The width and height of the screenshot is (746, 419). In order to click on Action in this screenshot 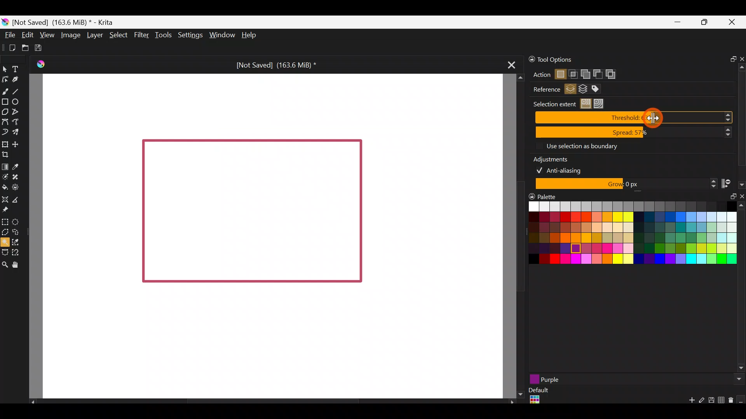, I will do `click(538, 75)`.